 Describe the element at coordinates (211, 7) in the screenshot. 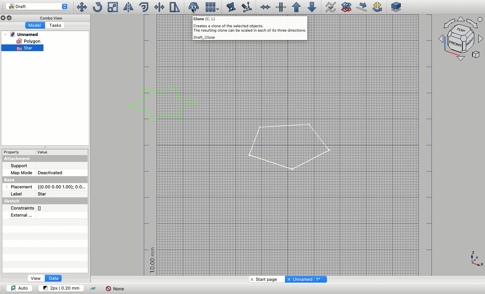

I see `Array tools` at that location.